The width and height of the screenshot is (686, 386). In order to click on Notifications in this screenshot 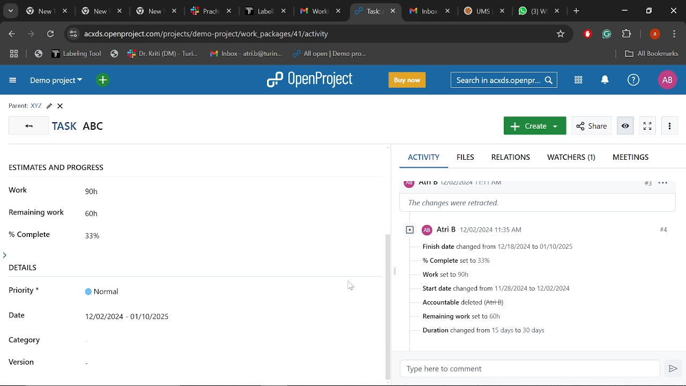, I will do `click(605, 80)`.